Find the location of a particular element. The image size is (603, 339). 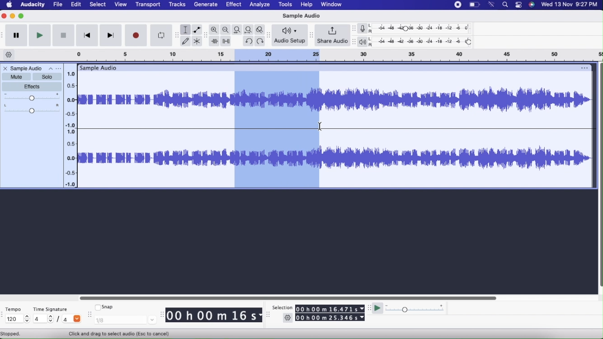

generate is located at coordinates (205, 5).